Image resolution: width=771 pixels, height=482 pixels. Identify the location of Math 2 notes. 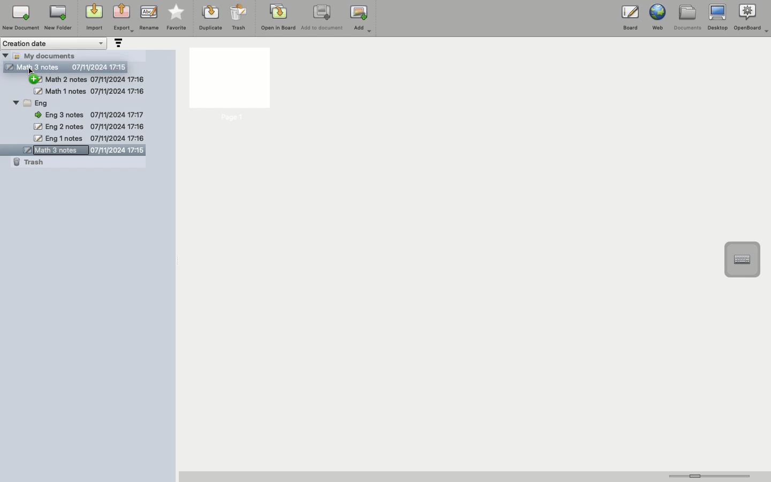
(90, 91).